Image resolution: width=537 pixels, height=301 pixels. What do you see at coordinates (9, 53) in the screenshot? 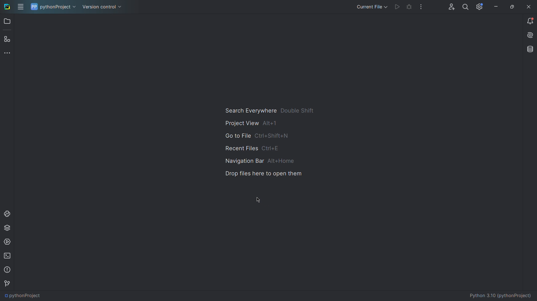
I see `More` at bounding box center [9, 53].